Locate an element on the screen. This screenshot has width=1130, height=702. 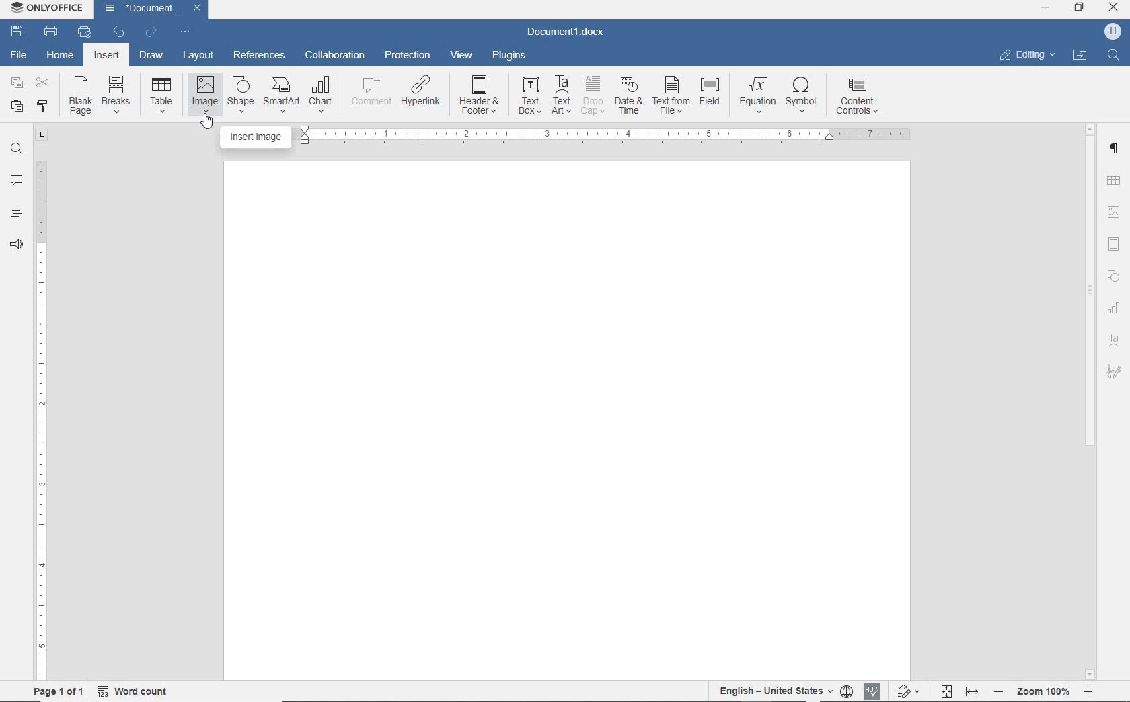
copy is located at coordinates (15, 84).